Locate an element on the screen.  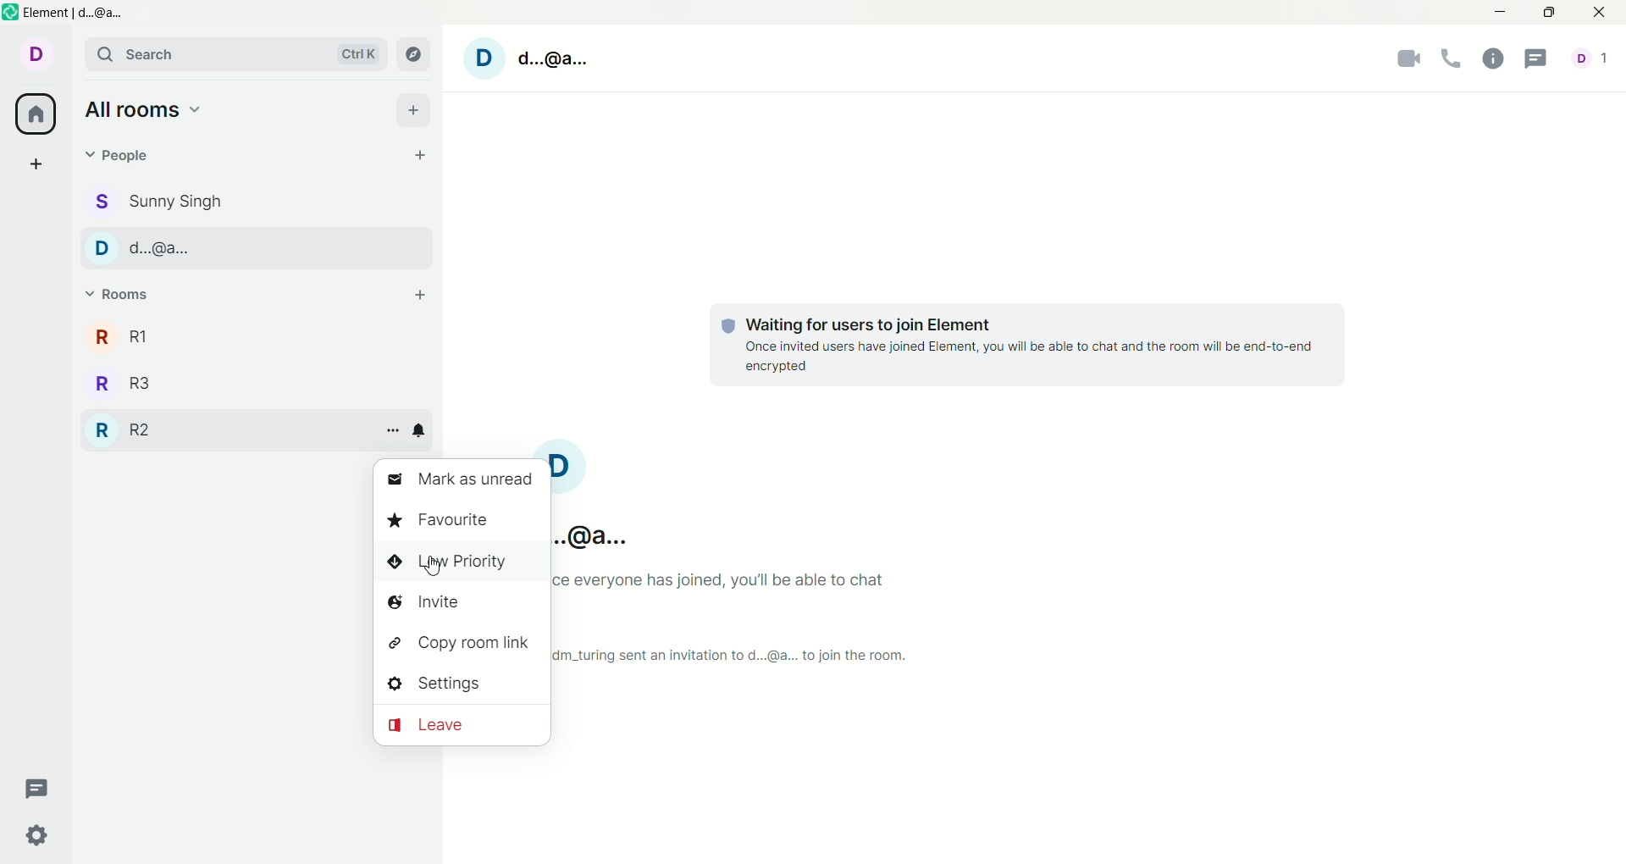
maximize is located at coordinates (1551, 14).